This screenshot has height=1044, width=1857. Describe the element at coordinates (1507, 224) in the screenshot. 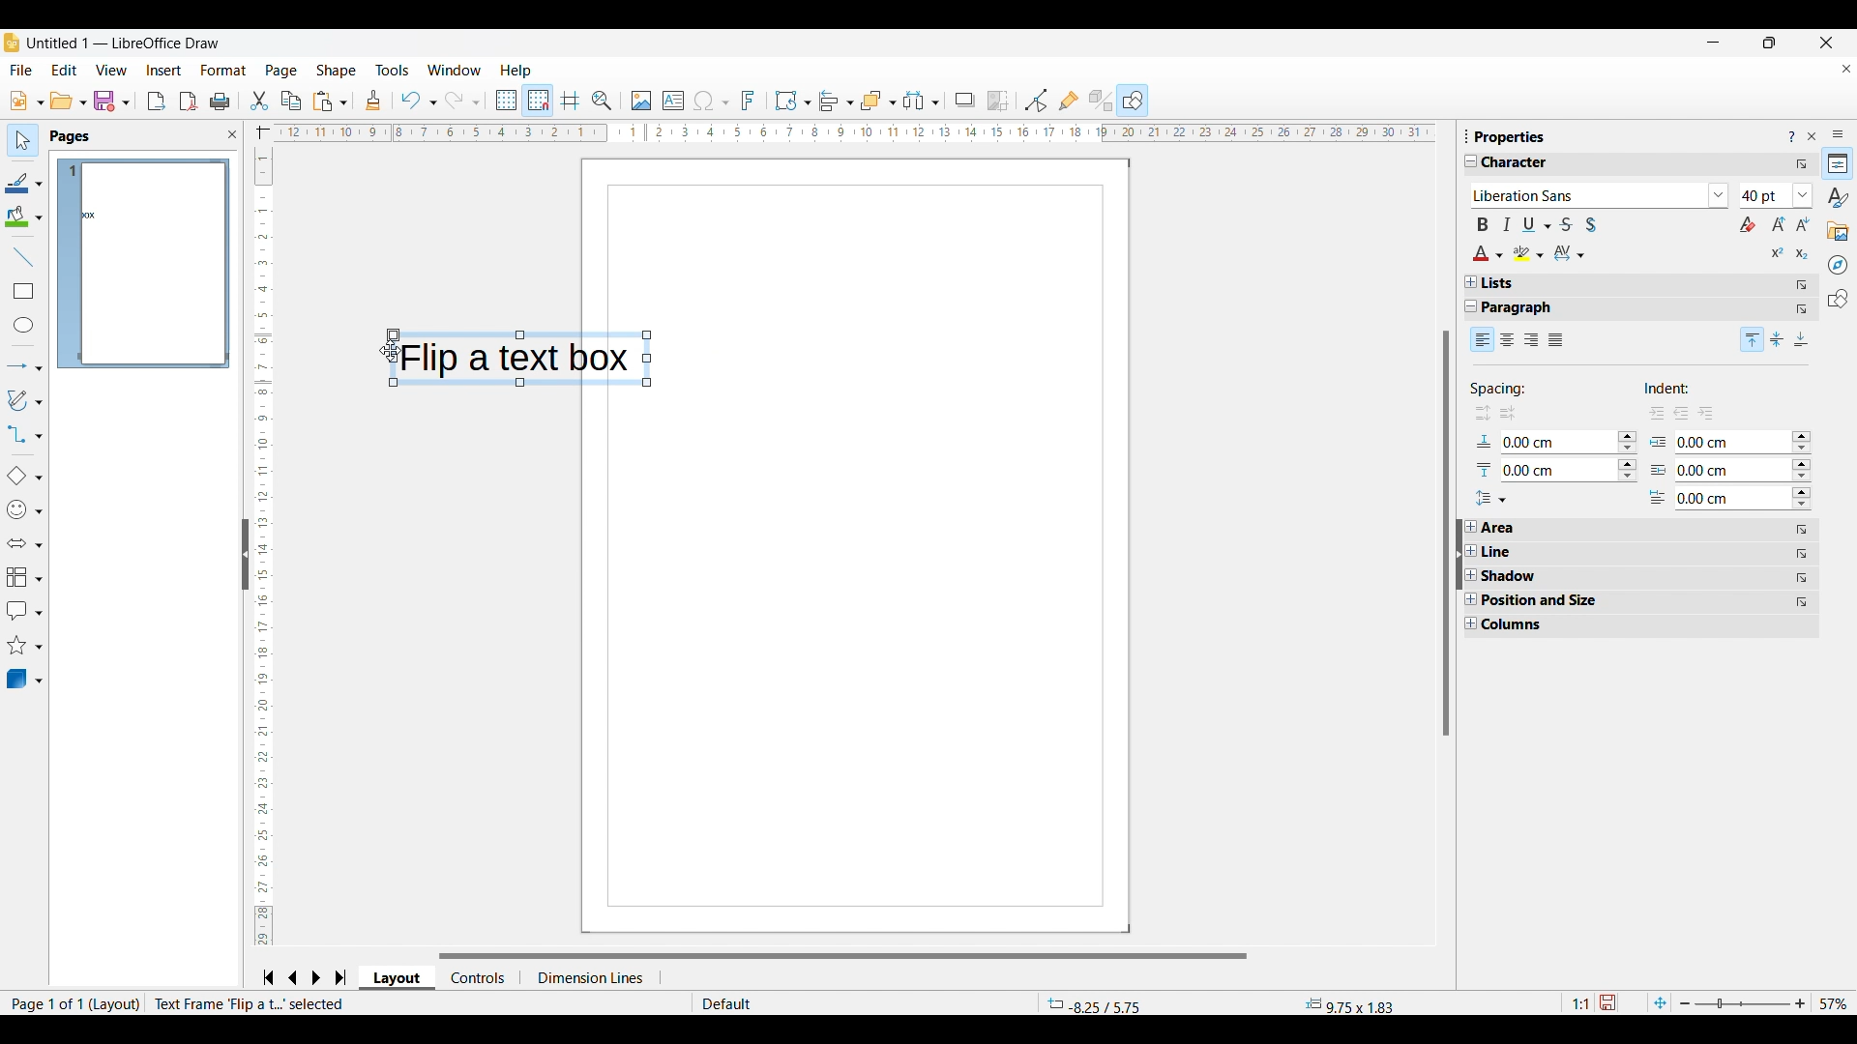

I see `Italics` at that location.